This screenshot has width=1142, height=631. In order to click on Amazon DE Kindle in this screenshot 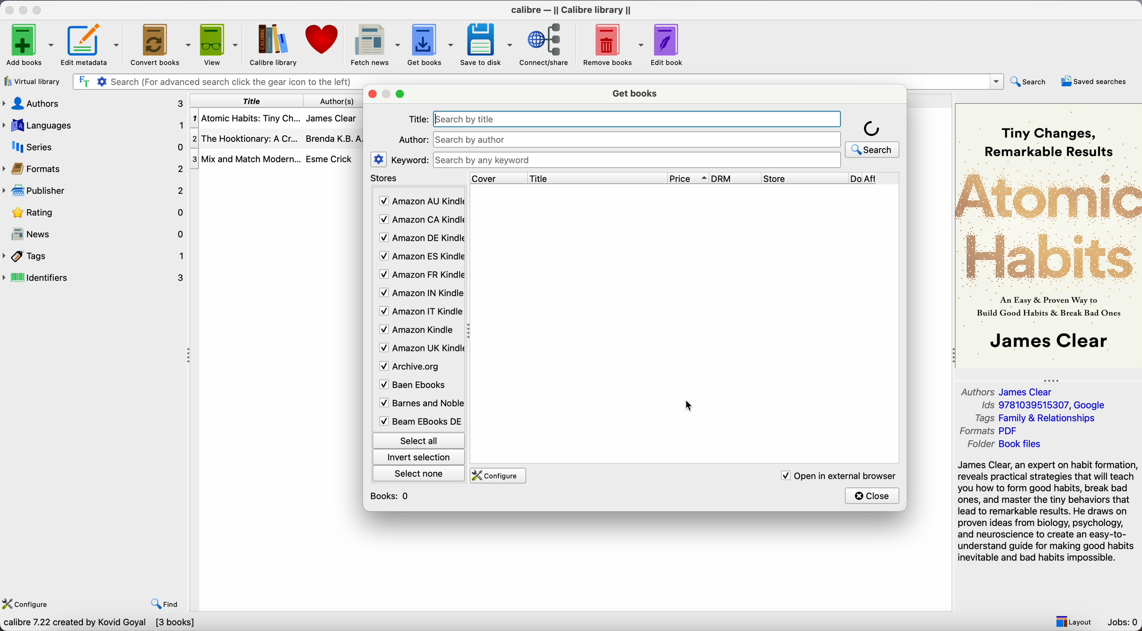, I will do `click(420, 239)`.